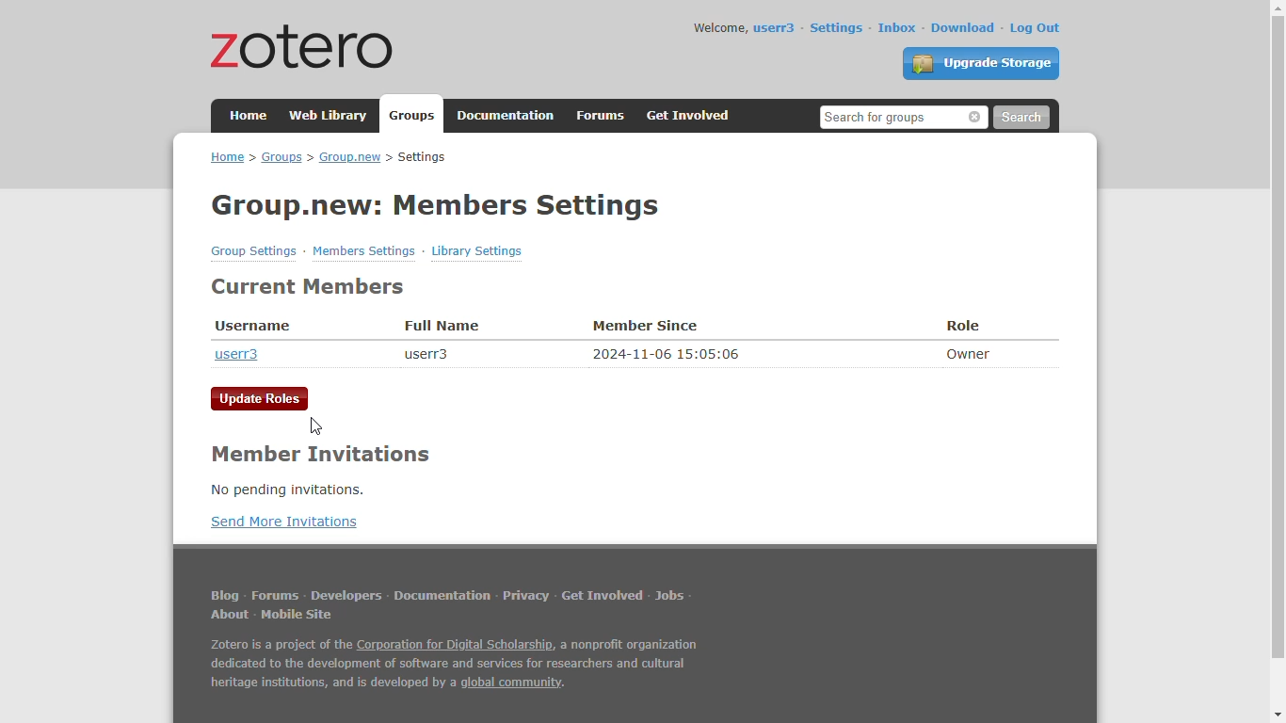 This screenshot has height=723, width=1286. Describe the element at coordinates (836, 27) in the screenshot. I see `settings` at that location.